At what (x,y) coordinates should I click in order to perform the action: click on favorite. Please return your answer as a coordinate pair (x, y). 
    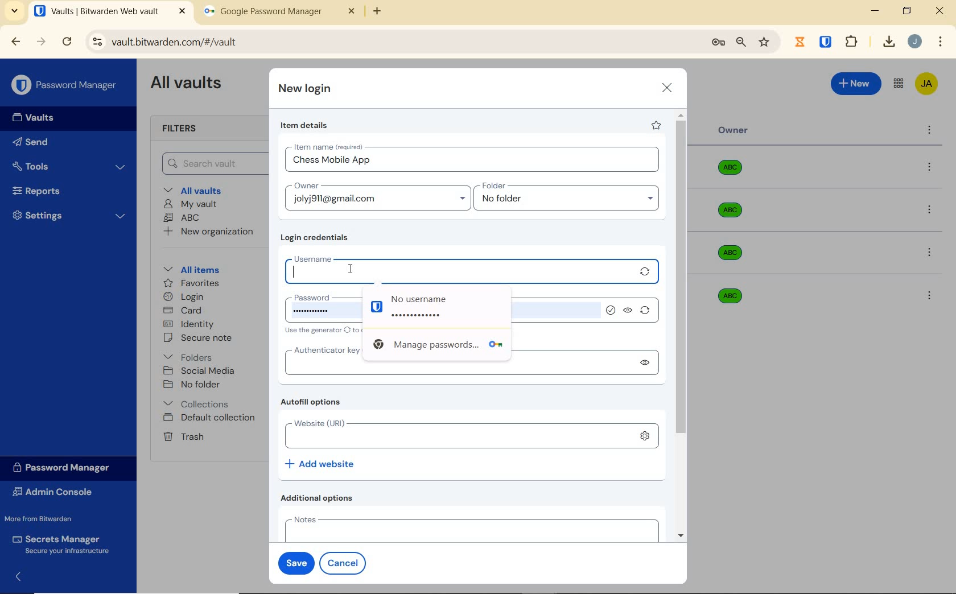
    Looking at the image, I should click on (655, 125).